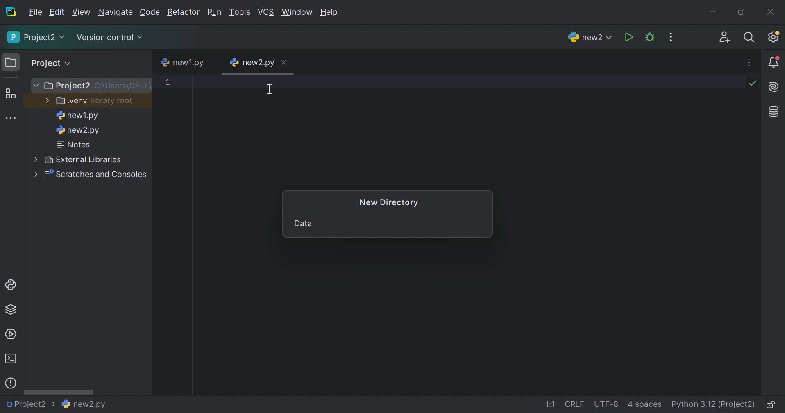  I want to click on Close, so click(771, 11).